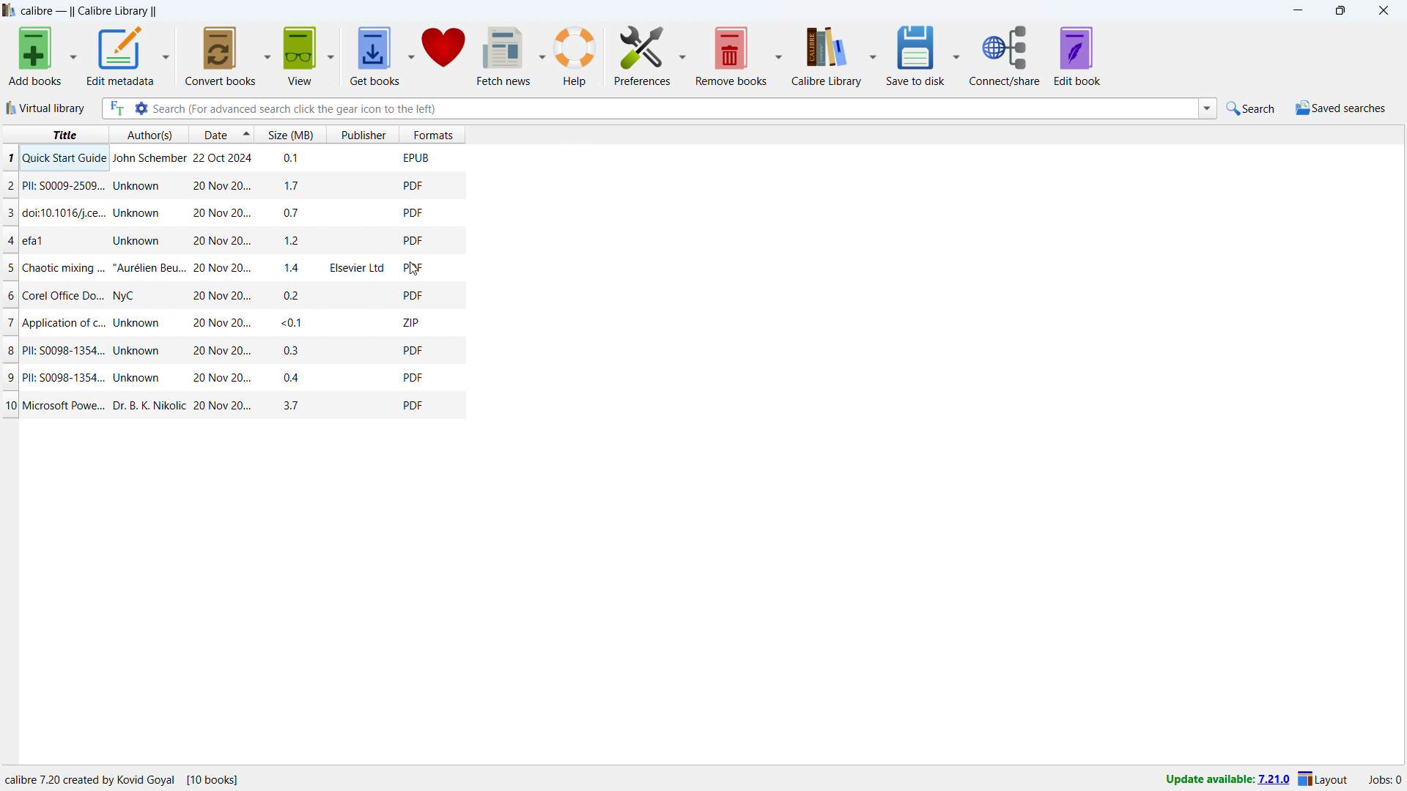  Describe the element at coordinates (256, 157) in the screenshot. I see `` at that location.